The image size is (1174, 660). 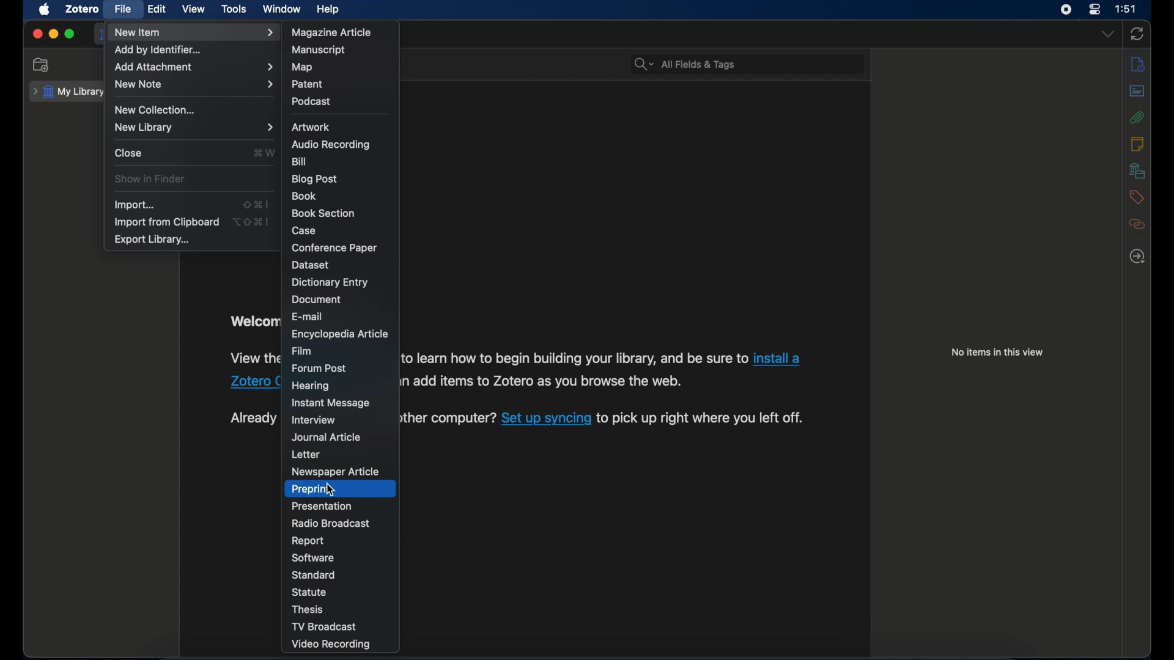 I want to click on dictionary entry, so click(x=330, y=282).